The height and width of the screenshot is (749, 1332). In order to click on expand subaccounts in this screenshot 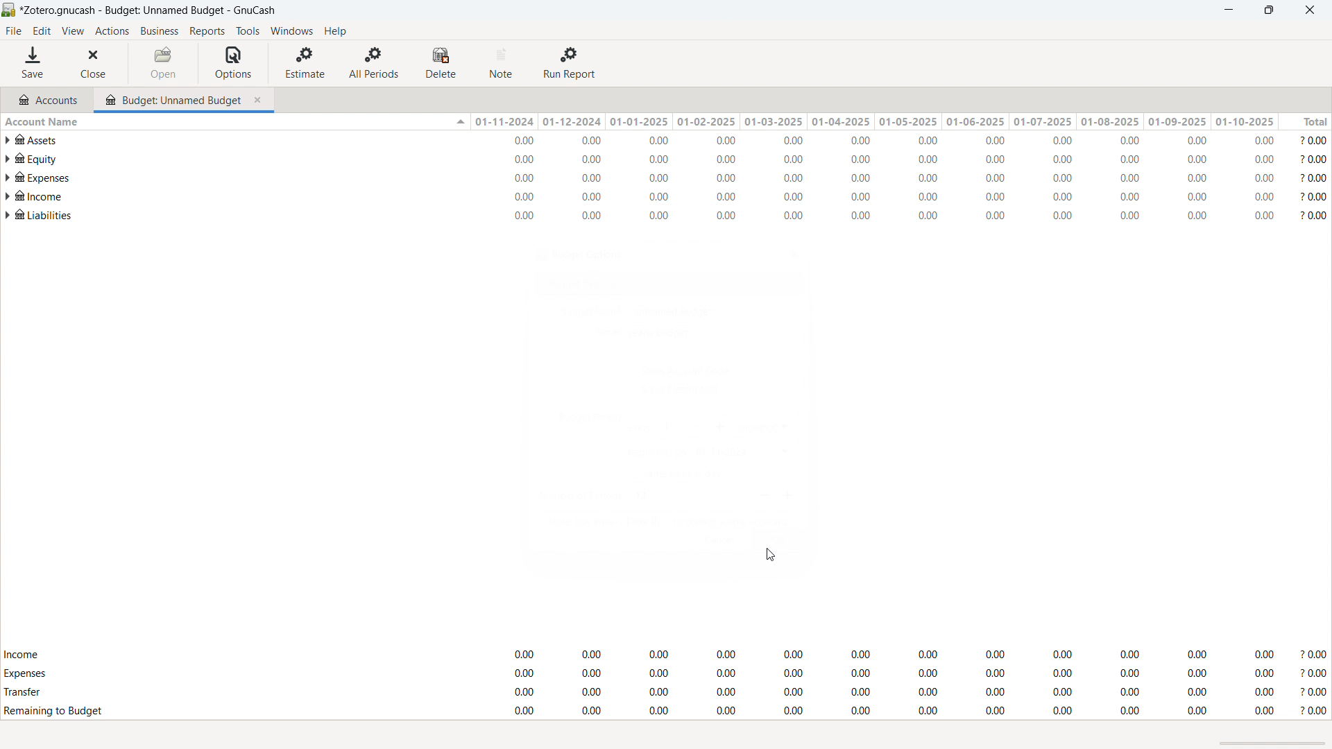, I will do `click(8, 215)`.